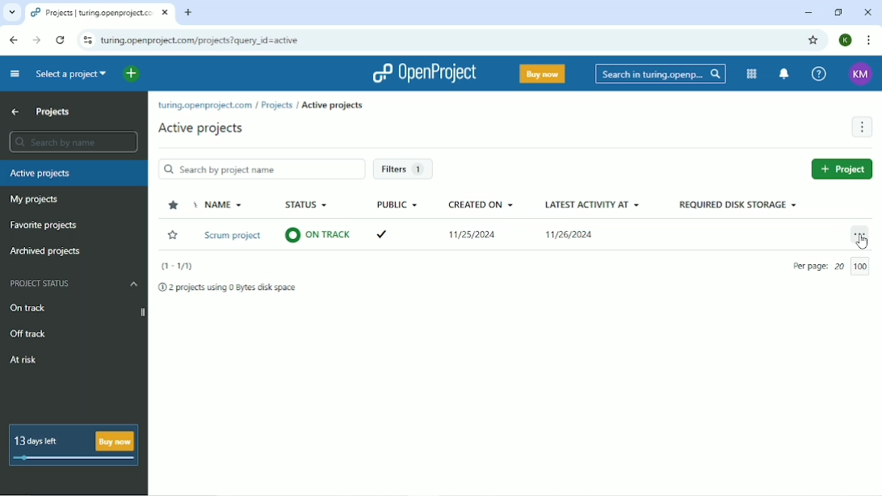 This screenshot has height=496, width=882. I want to click on Latest activity at, so click(592, 204).